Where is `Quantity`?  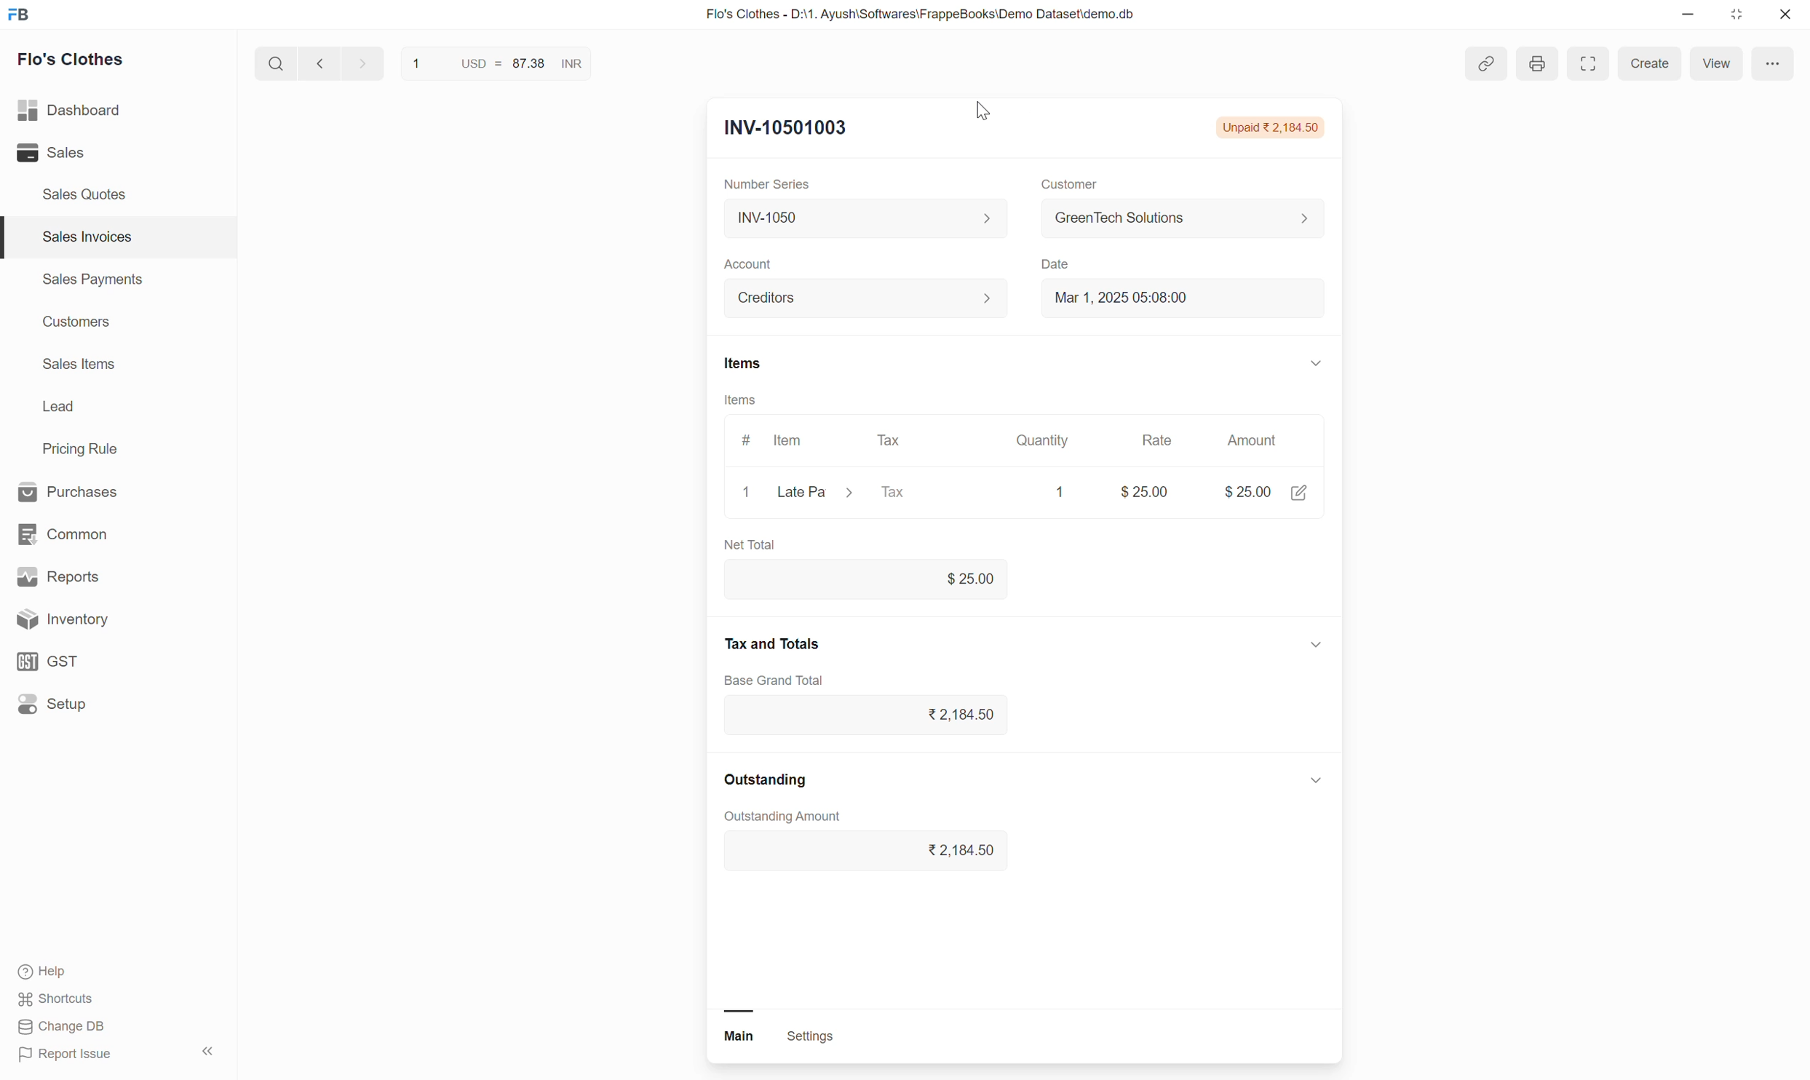 Quantity is located at coordinates (1057, 489).